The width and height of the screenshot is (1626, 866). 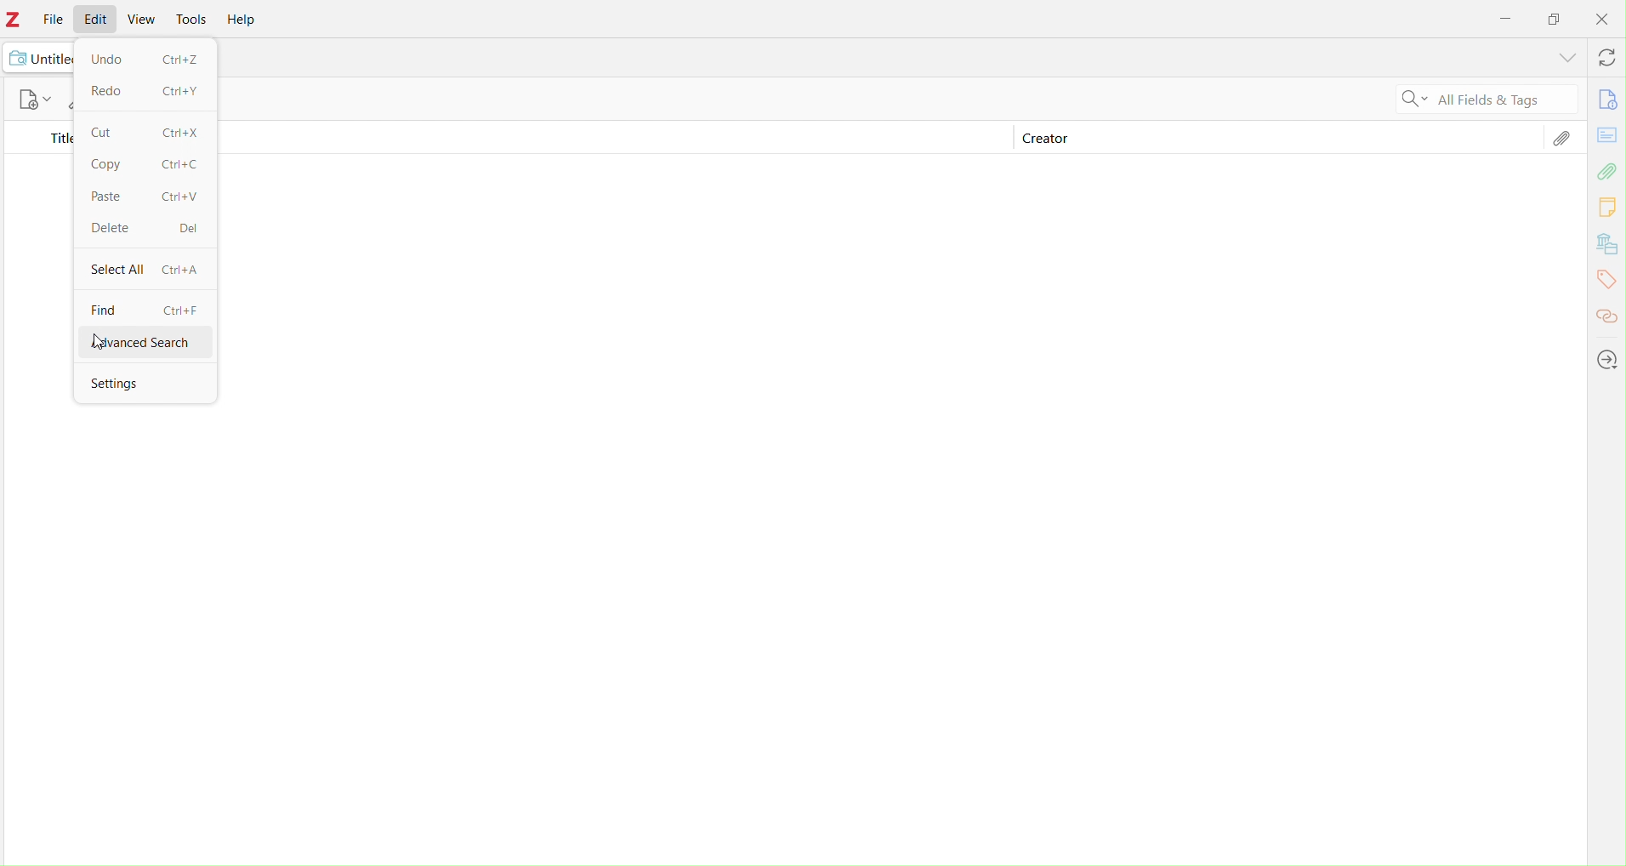 What do you see at coordinates (1607, 134) in the screenshot?
I see `Card` at bounding box center [1607, 134].